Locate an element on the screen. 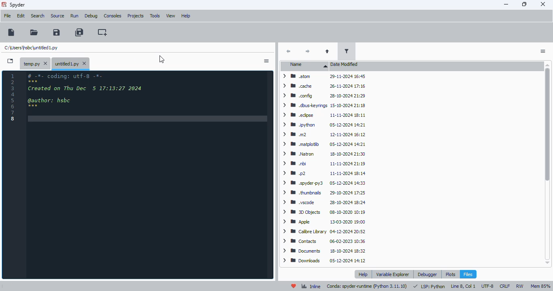  > WM python 05-12-2024 14:21 is located at coordinates (324, 125).